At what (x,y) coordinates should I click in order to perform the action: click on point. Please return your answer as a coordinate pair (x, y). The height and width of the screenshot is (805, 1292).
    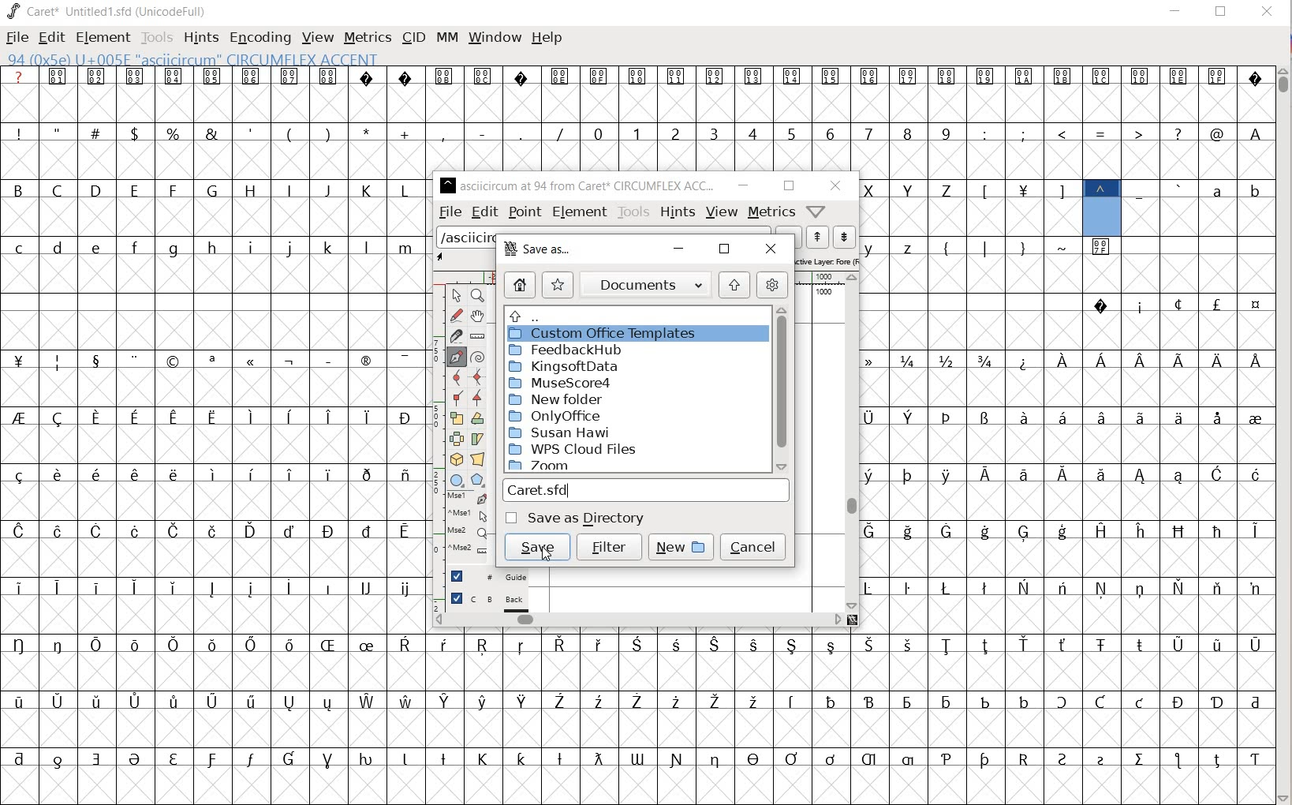
    Looking at the image, I should click on (525, 211).